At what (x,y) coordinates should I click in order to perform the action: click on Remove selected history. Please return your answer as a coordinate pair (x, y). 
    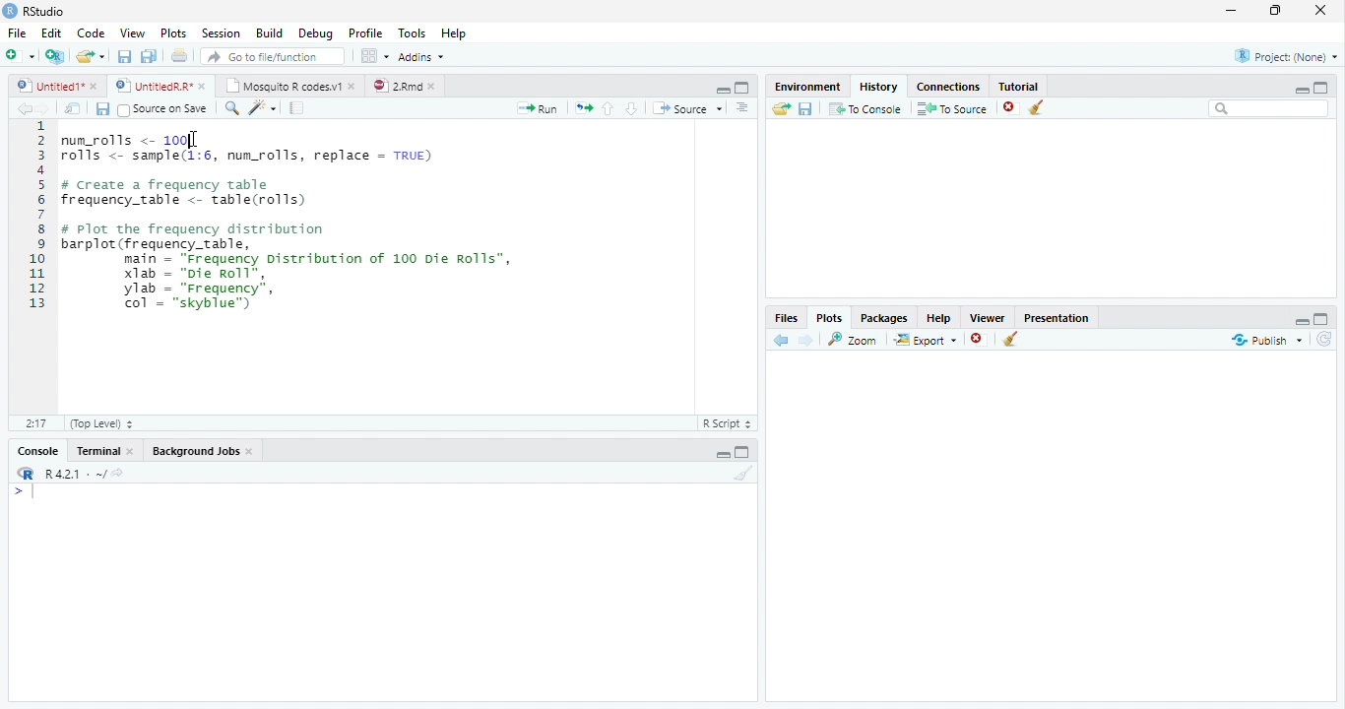
    Looking at the image, I should click on (1009, 107).